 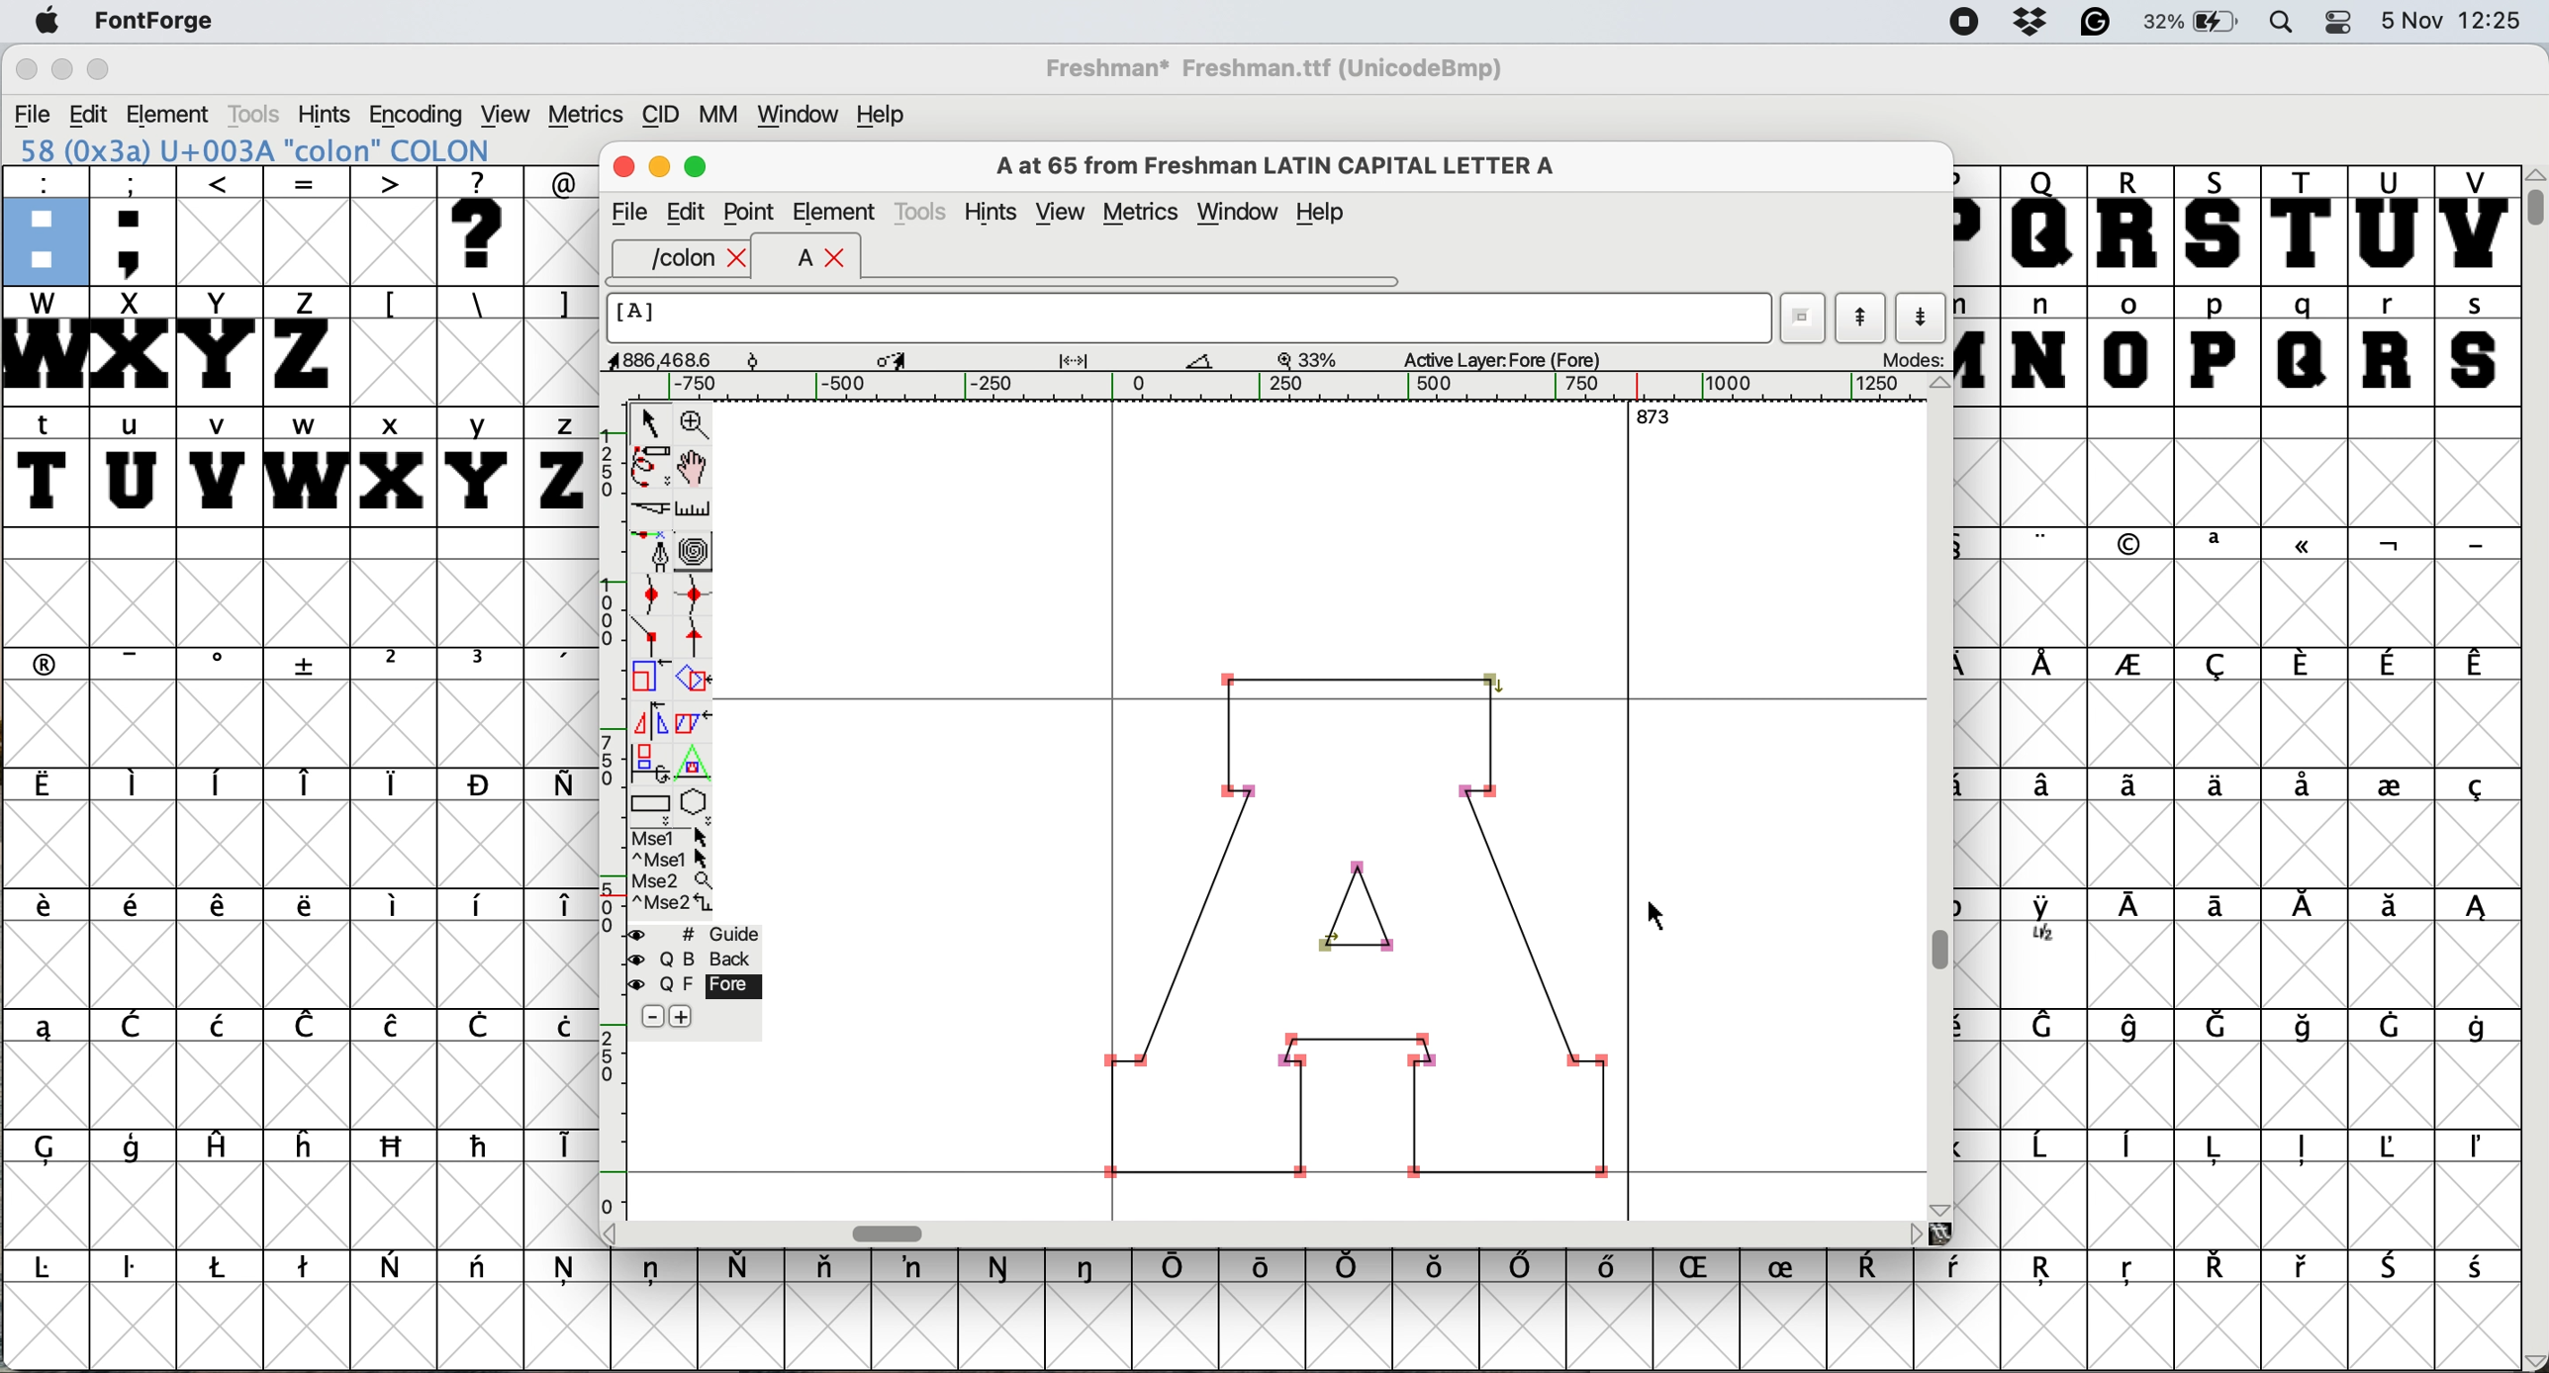 What do you see at coordinates (2391, 782) in the screenshot?
I see `symbol` at bounding box center [2391, 782].